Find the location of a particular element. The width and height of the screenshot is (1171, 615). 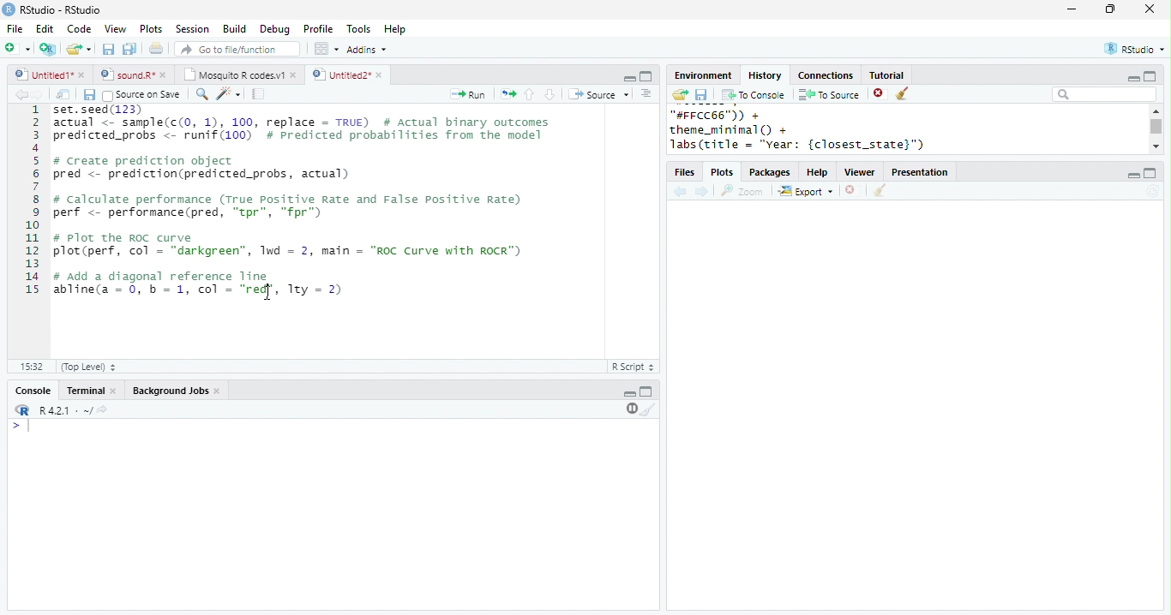

maximize is located at coordinates (1149, 75).